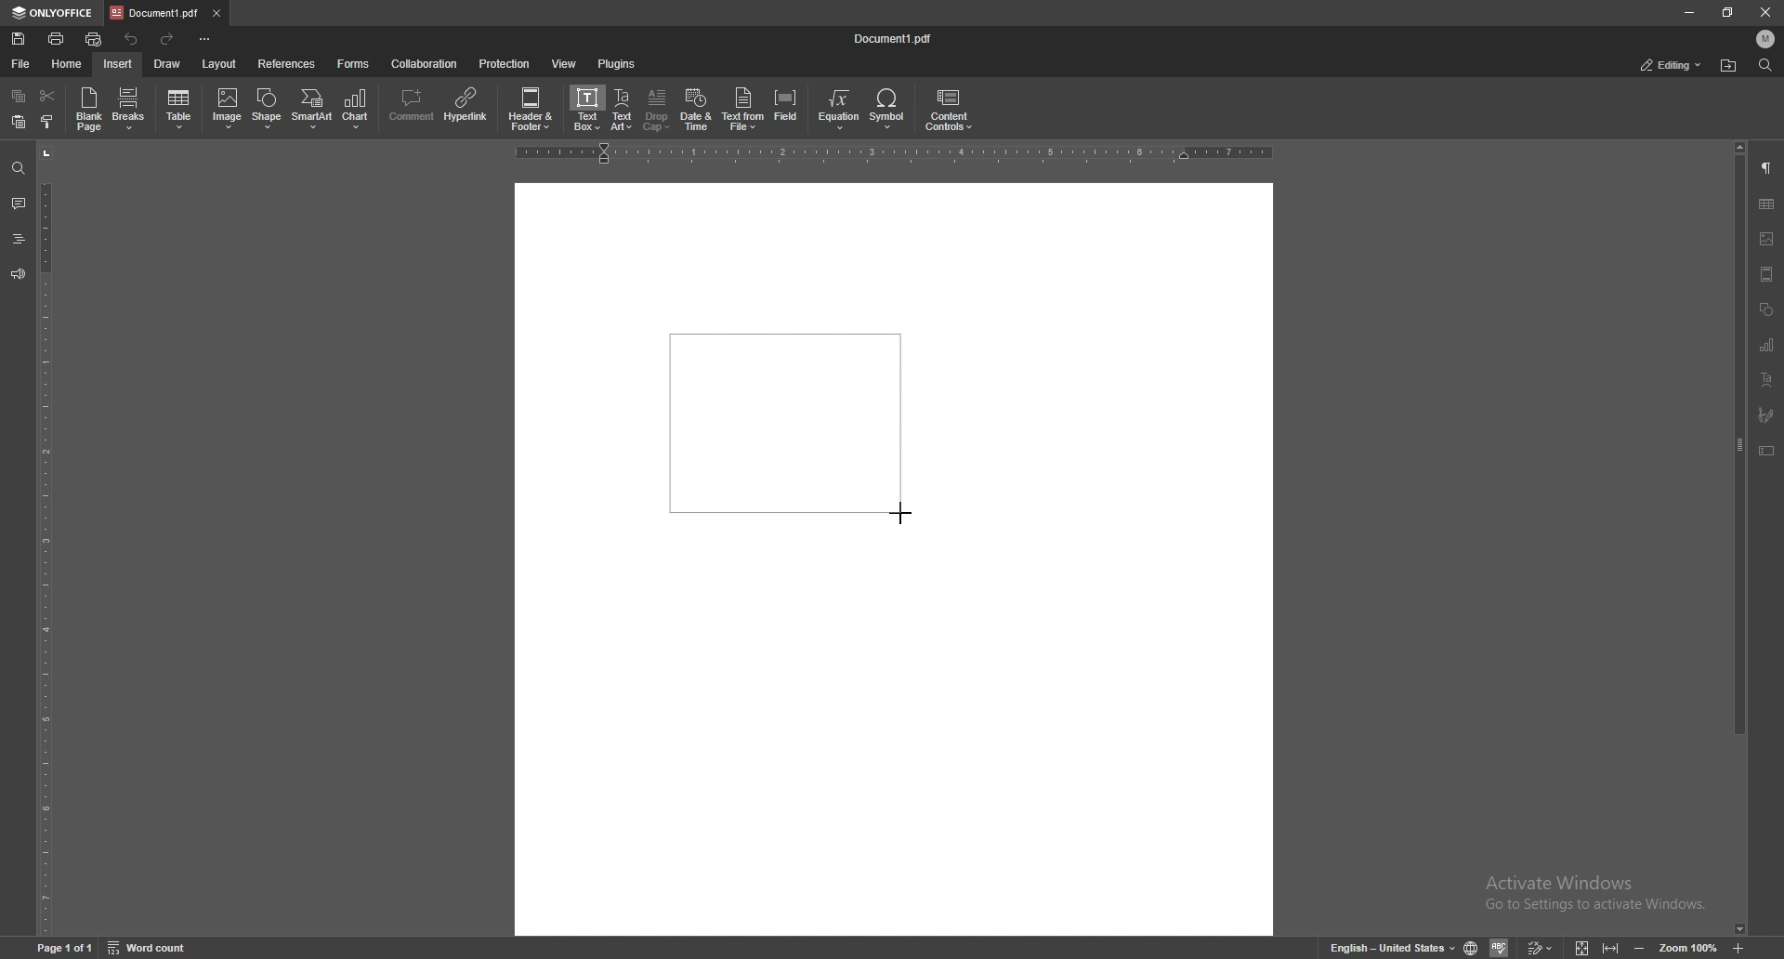  I want to click on file name, so click(895, 36).